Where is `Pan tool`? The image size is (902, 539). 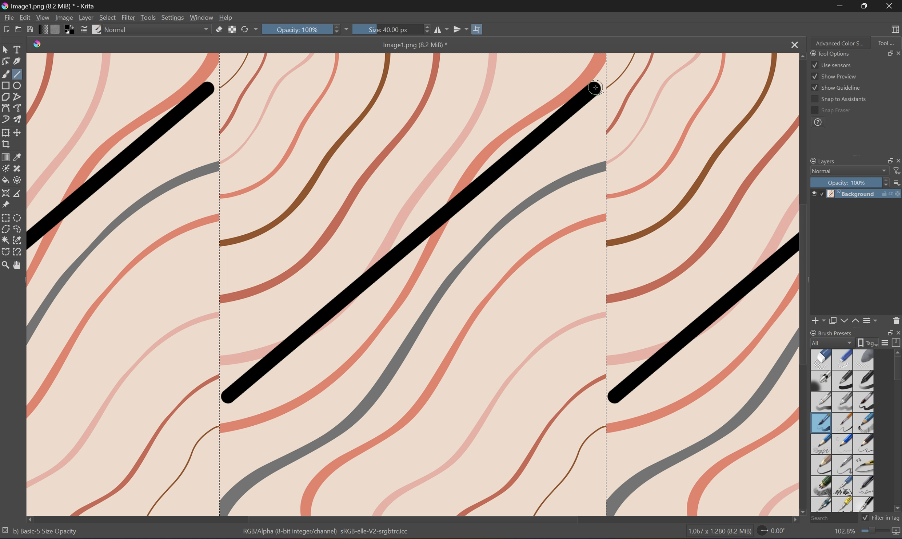
Pan tool is located at coordinates (18, 267).